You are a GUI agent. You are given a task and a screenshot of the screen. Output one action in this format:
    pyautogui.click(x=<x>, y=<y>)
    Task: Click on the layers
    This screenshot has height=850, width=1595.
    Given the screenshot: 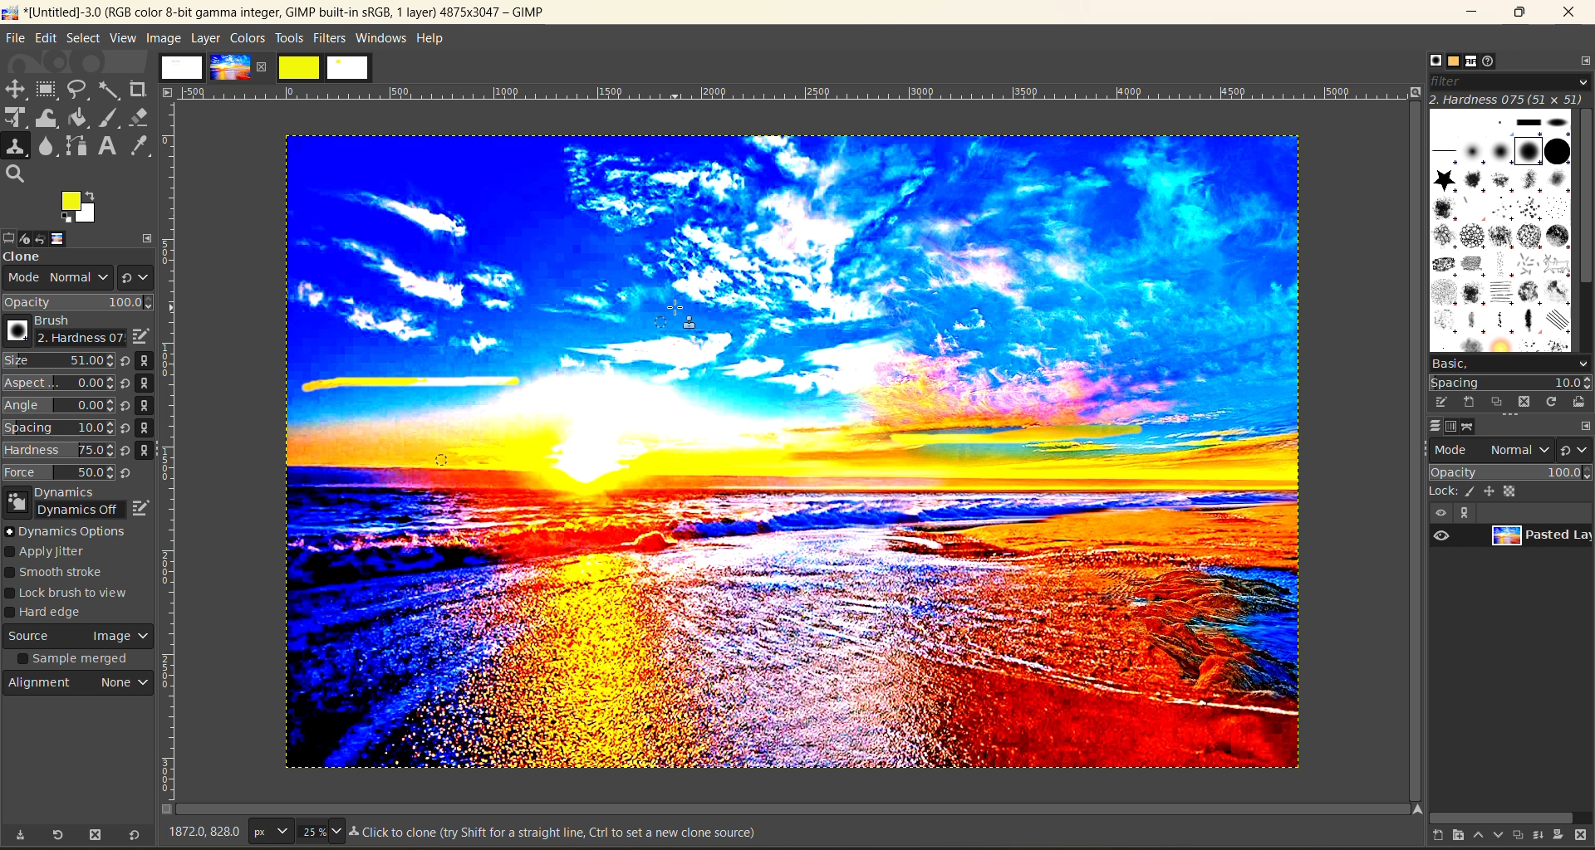 What is the action you would take?
    pyautogui.click(x=1430, y=427)
    